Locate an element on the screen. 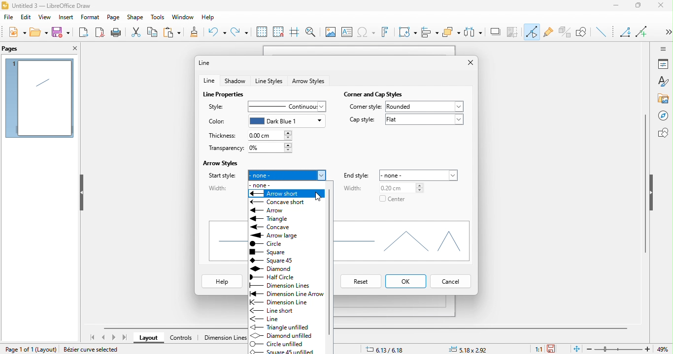 This screenshot has height=354, width=673. save is located at coordinates (62, 33).